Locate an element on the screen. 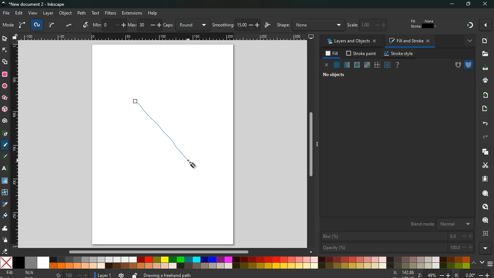 This screenshot has height=278, width=494. ice is located at coordinates (357, 64).